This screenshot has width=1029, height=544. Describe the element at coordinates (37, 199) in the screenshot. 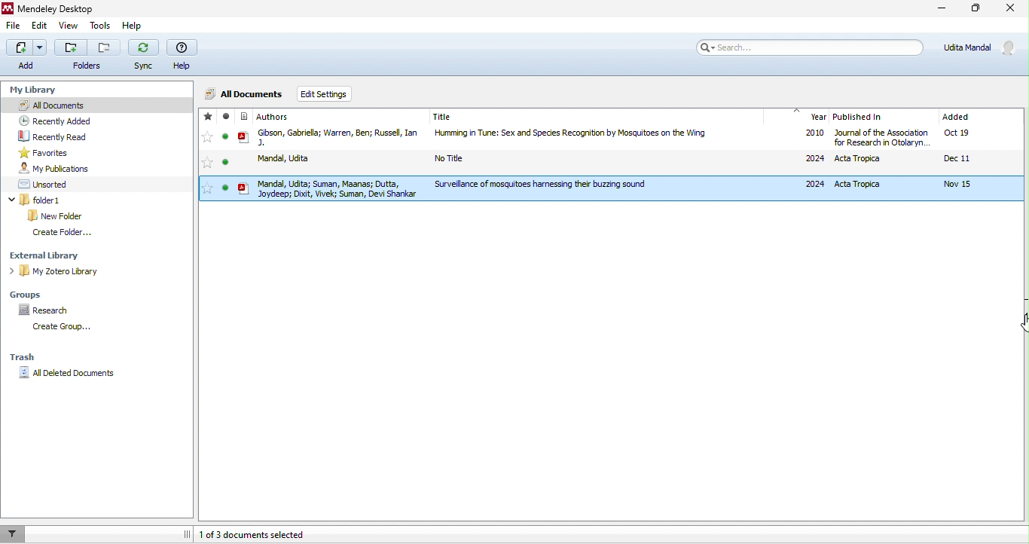

I see `folder 1` at that location.